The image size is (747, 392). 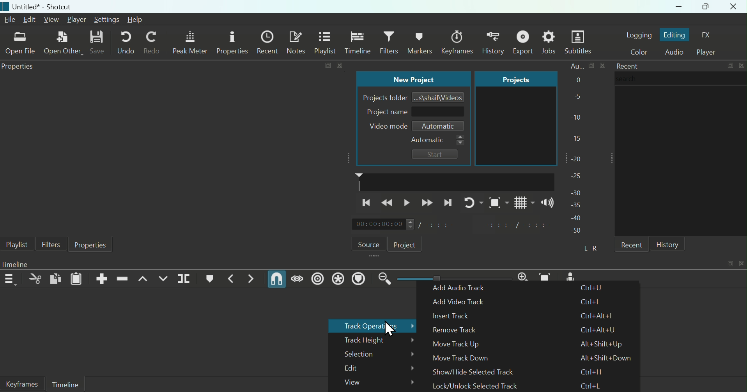 What do you see at coordinates (591, 372) in the screenshot?
I see `Ctrl+H` at bounding box center [591, 372].